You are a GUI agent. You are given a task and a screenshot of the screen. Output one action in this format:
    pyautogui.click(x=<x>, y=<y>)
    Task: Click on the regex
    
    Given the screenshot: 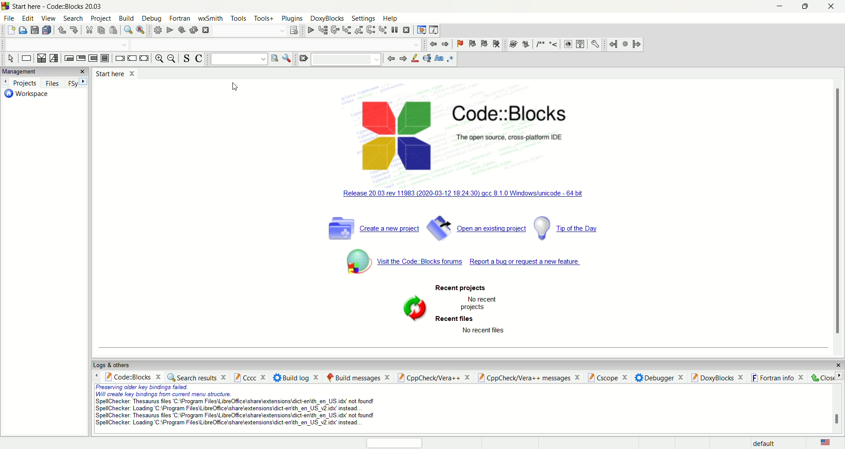 What is the action you would take?
    pyautogui.click(x=450, y=59)
    